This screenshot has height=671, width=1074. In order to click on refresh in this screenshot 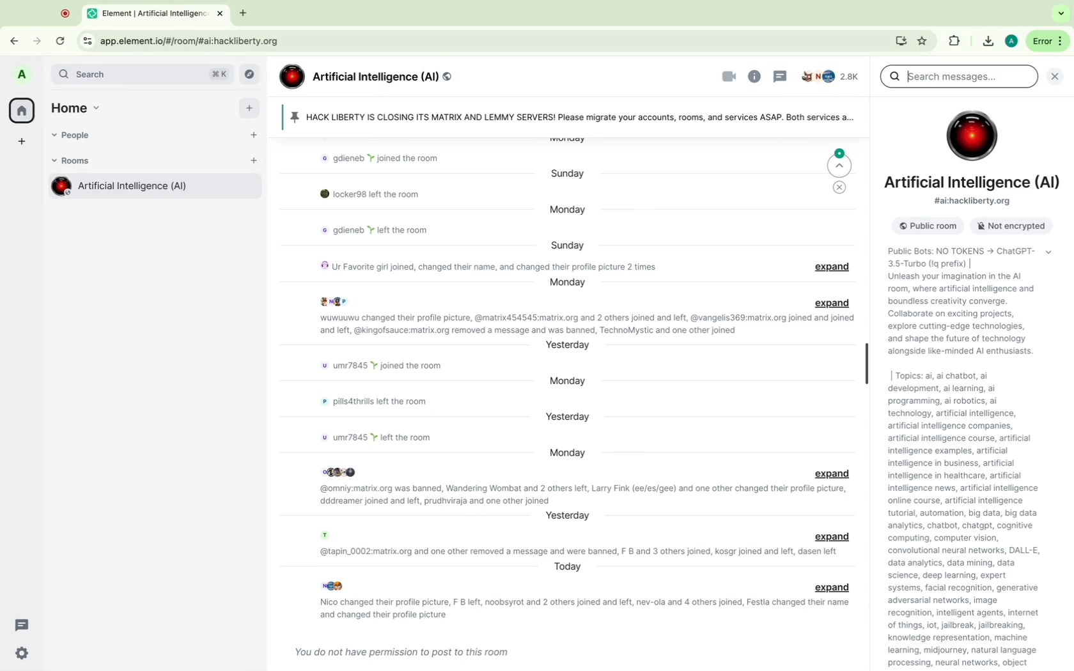, I will do `click(62, 42)`.